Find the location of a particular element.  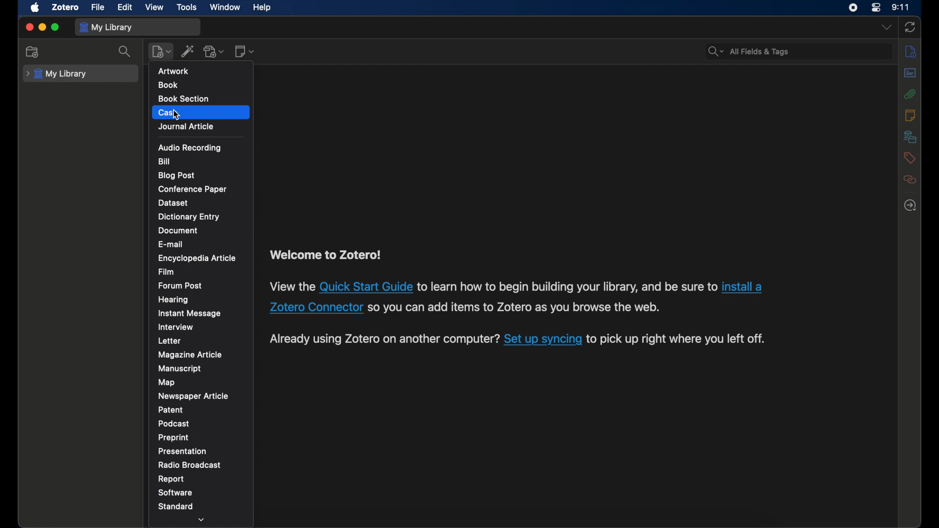

view is located at coordinates (155, 7).